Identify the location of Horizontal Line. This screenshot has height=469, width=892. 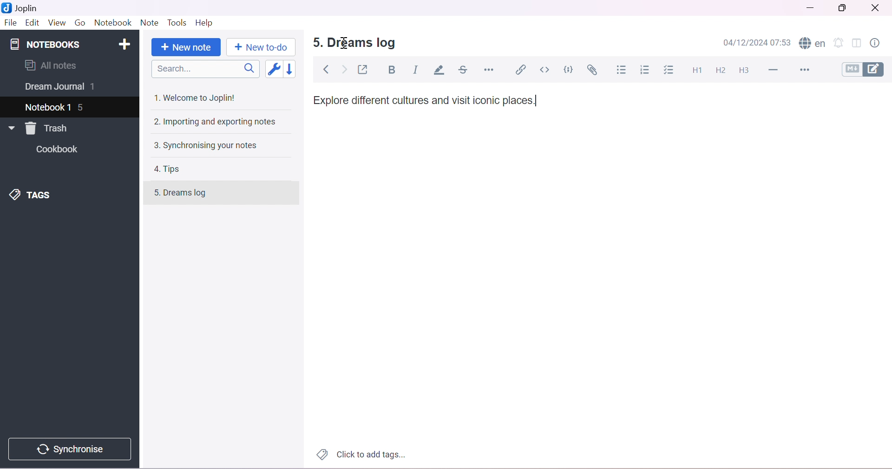
(775, 70).